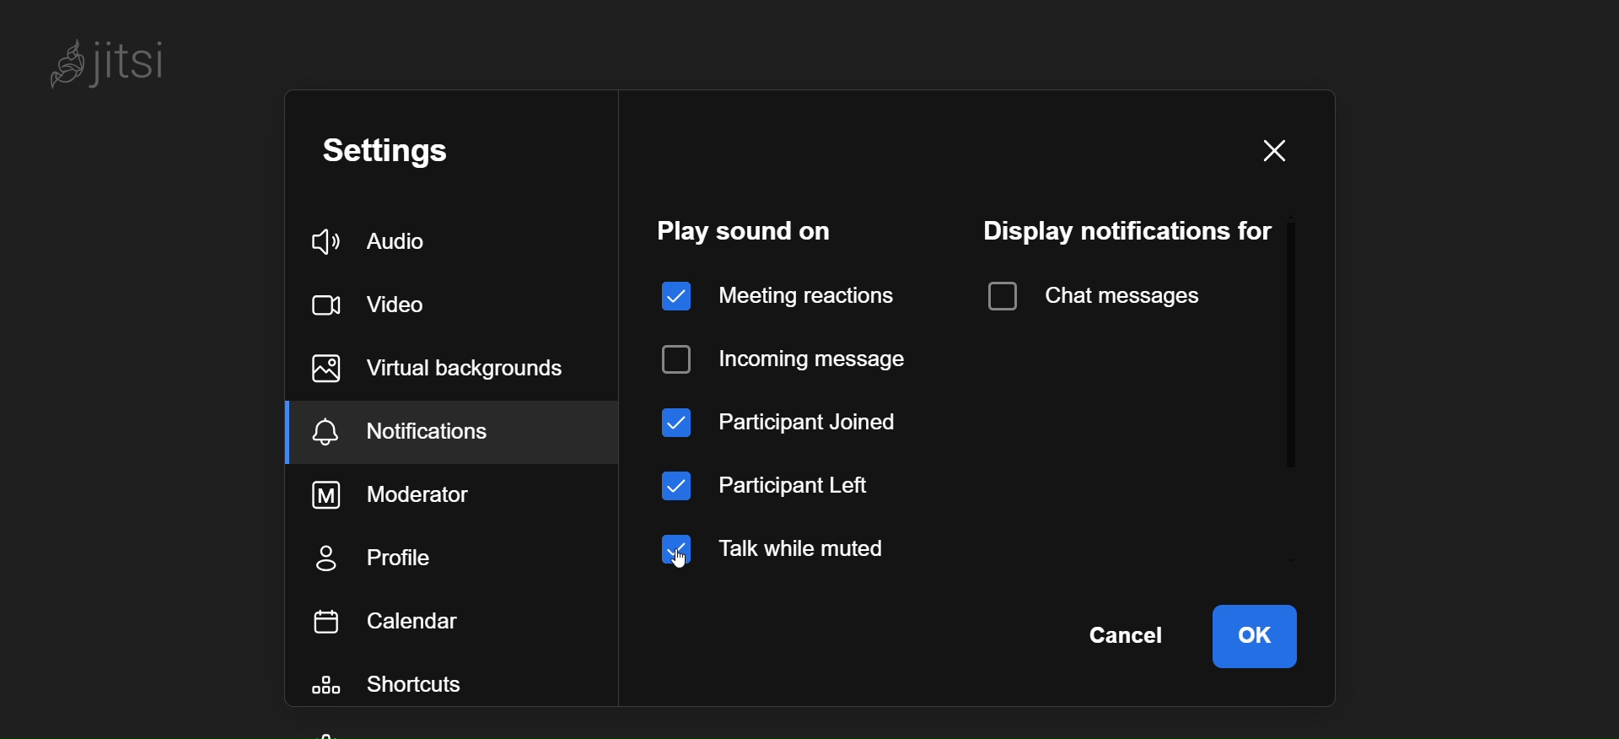 The width and height of the screenshot is (1619, 739). I want to click on chat message, so click(1091, 297).